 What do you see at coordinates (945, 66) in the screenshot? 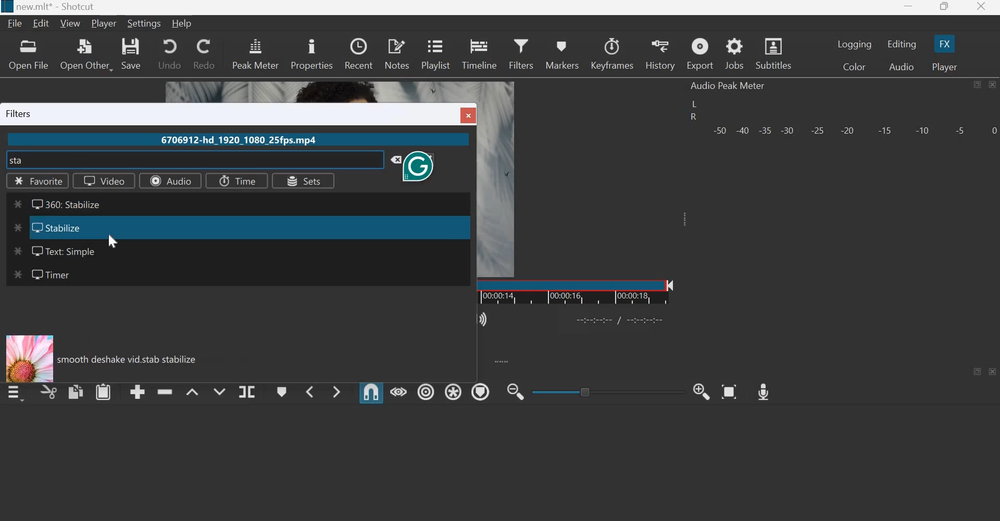
I see `Player` at bounding box center [945, 66].